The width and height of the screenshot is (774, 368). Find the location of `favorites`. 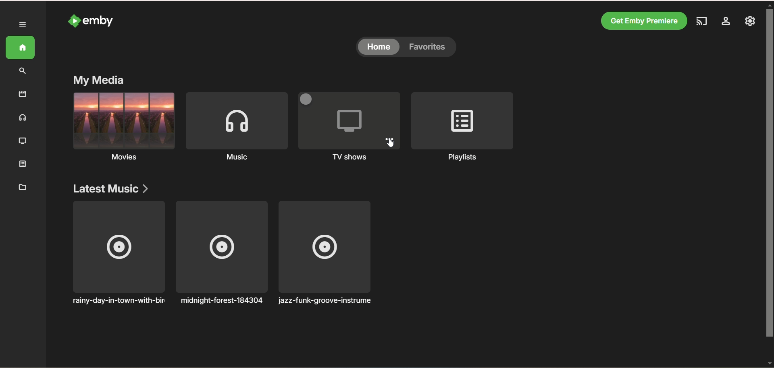

favorites is located at coordinates (430, 48).